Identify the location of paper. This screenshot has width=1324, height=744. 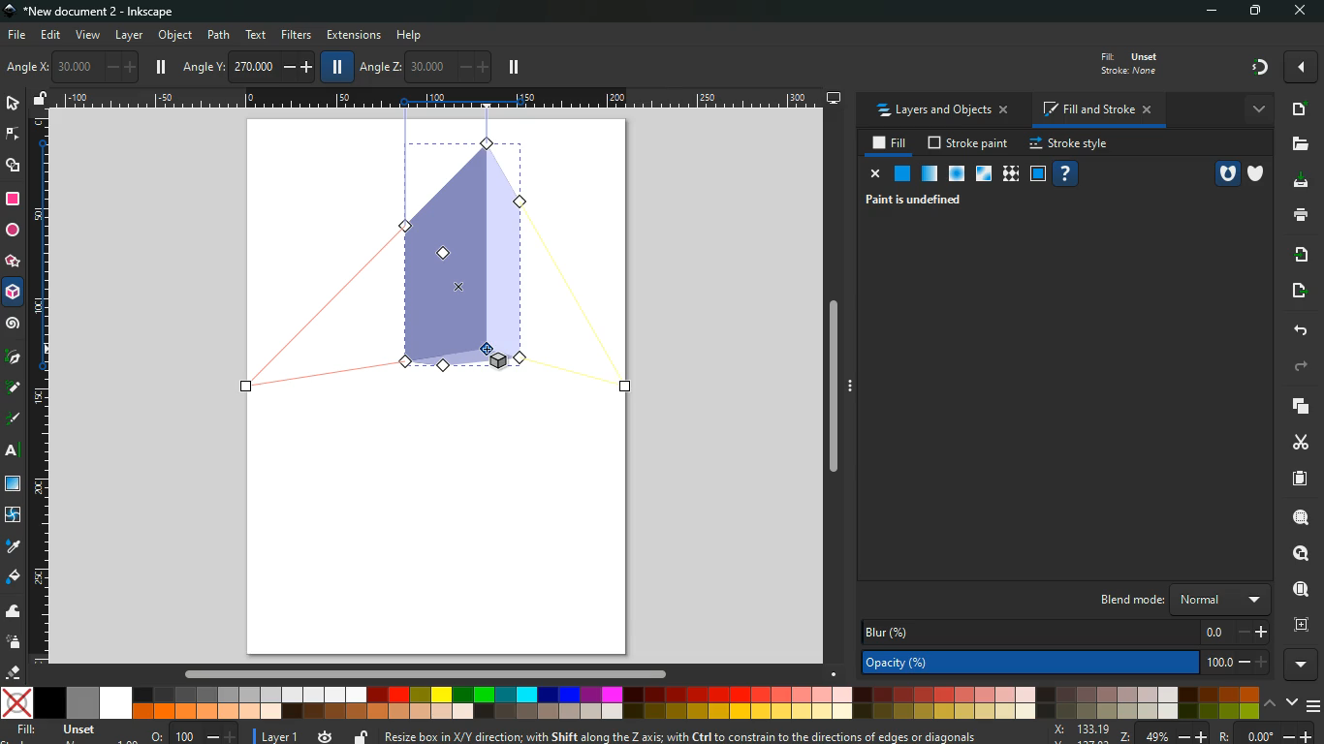
(1298, 479).